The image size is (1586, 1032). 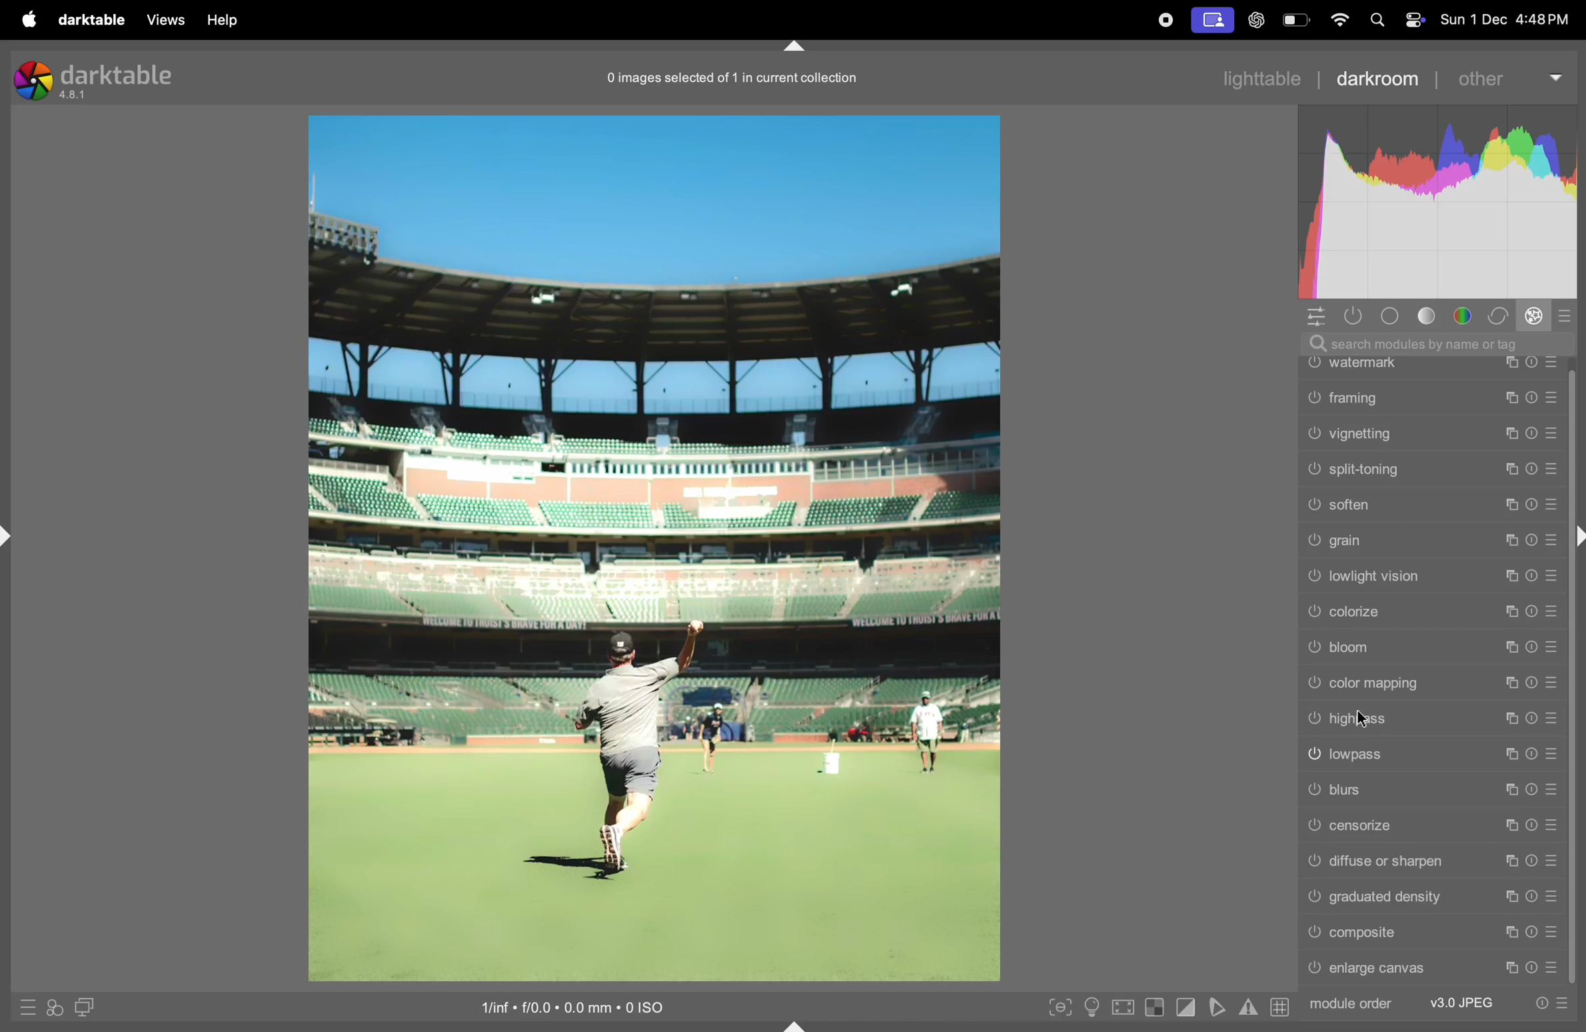 I want to click on toggle iso, so click(x=1090, y=1008).